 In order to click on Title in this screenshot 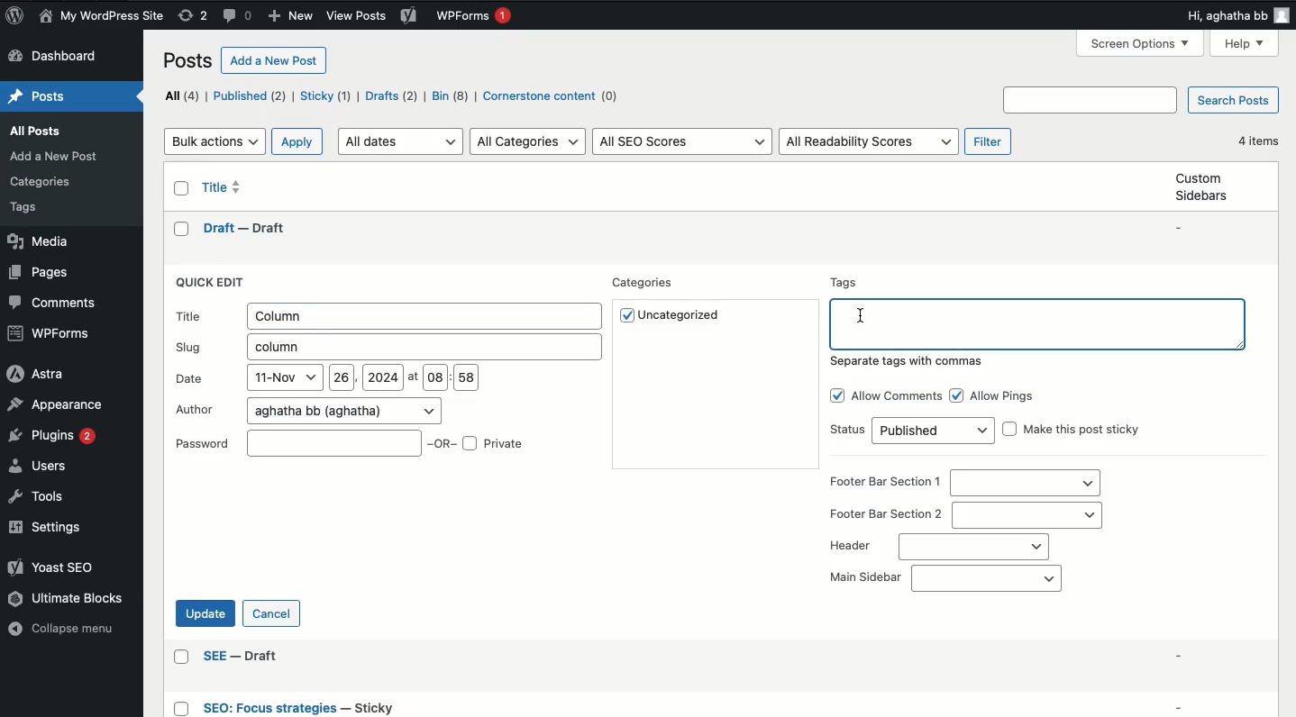, I will do `click(388, 315)`.